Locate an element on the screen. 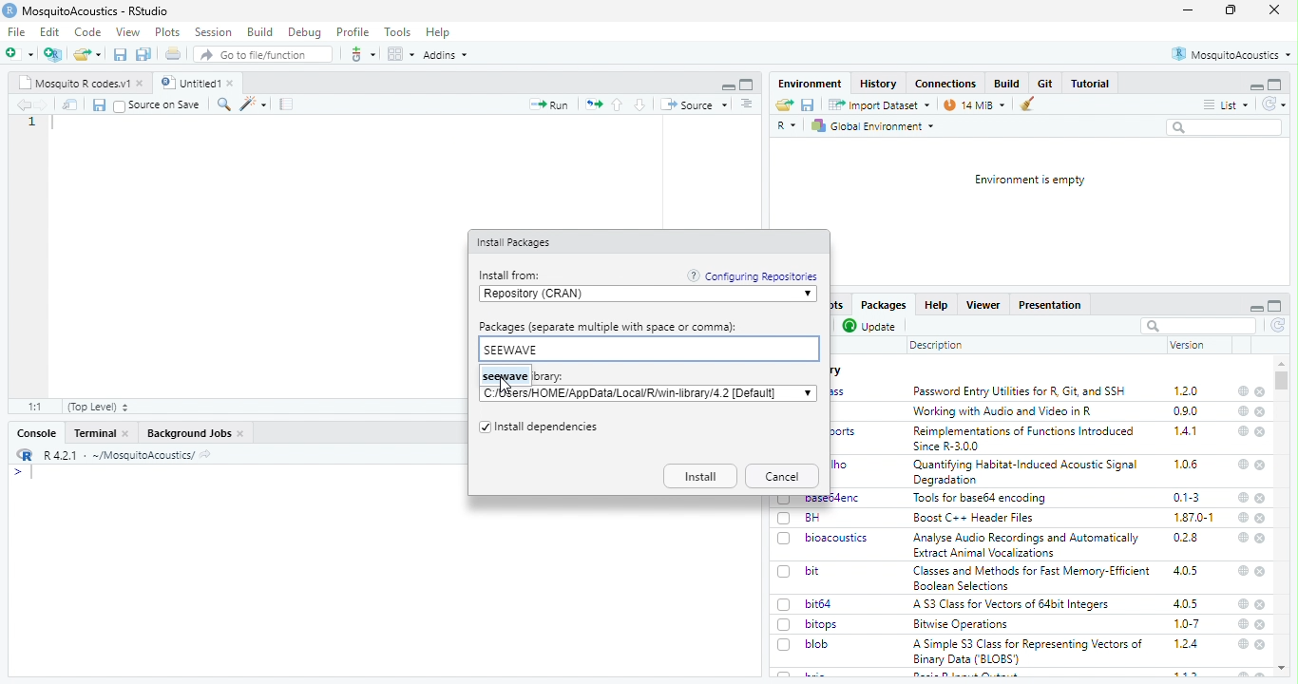  web is located at coordinates (1245, 465).